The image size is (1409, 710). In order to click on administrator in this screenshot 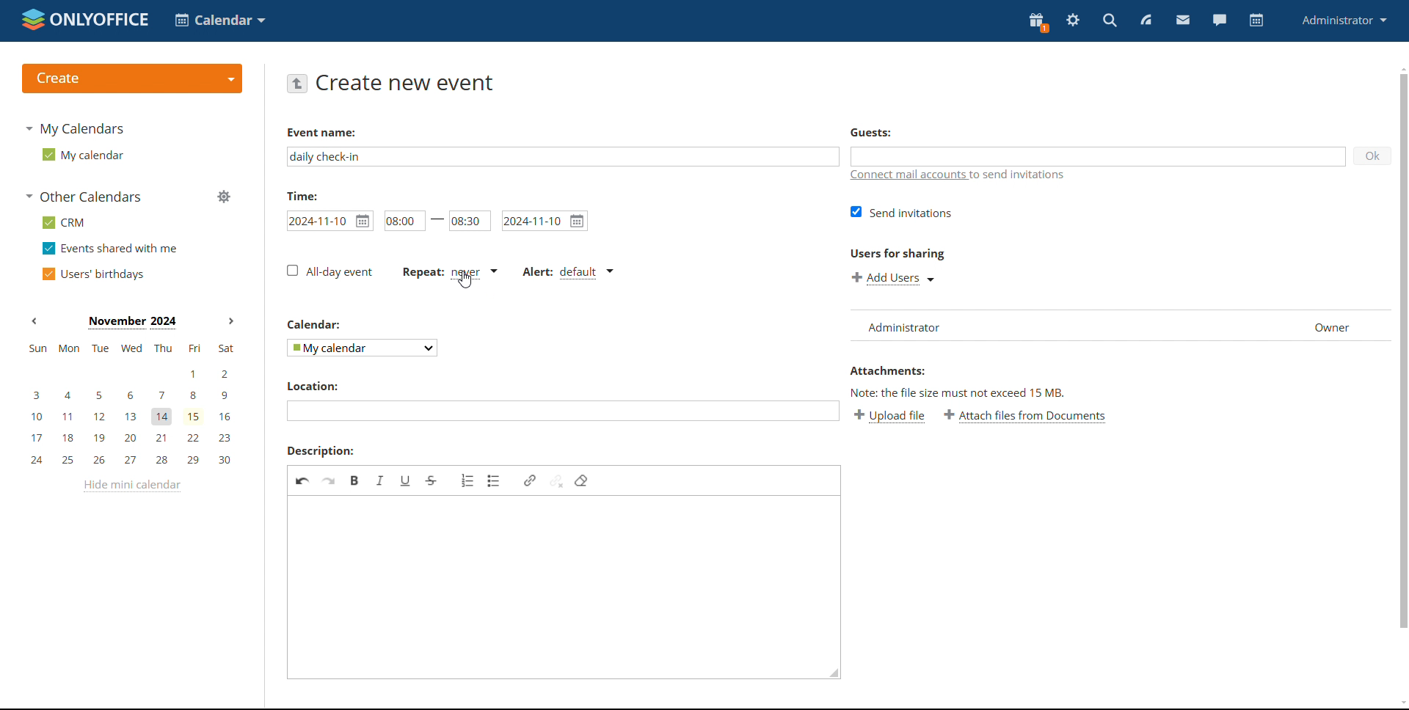, I will do `click(1343, 19)`.